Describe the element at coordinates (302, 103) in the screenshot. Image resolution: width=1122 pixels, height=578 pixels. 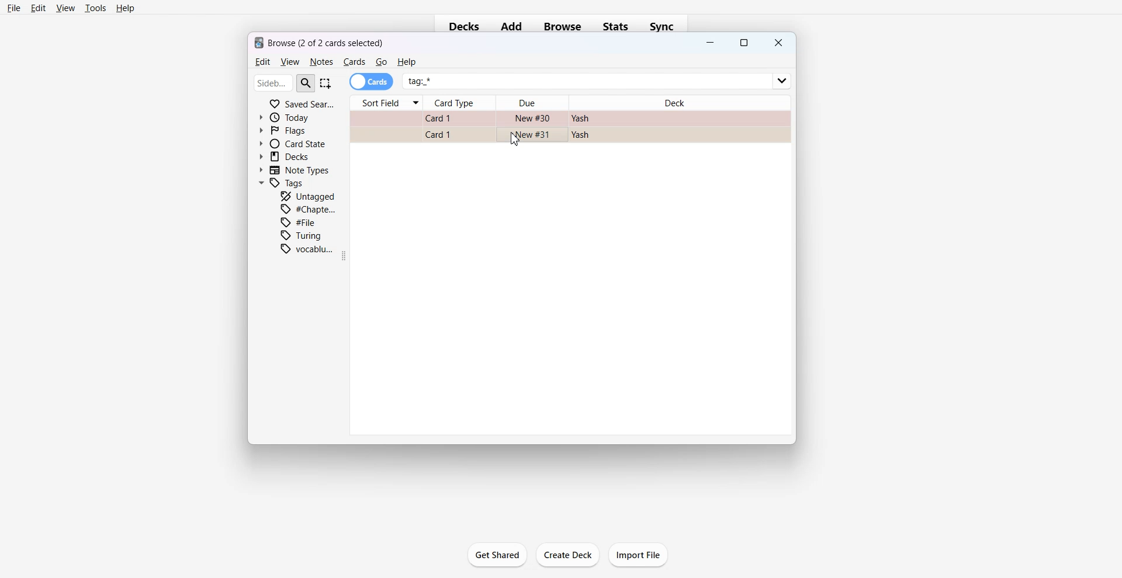
I see `Saved Search` at that location.